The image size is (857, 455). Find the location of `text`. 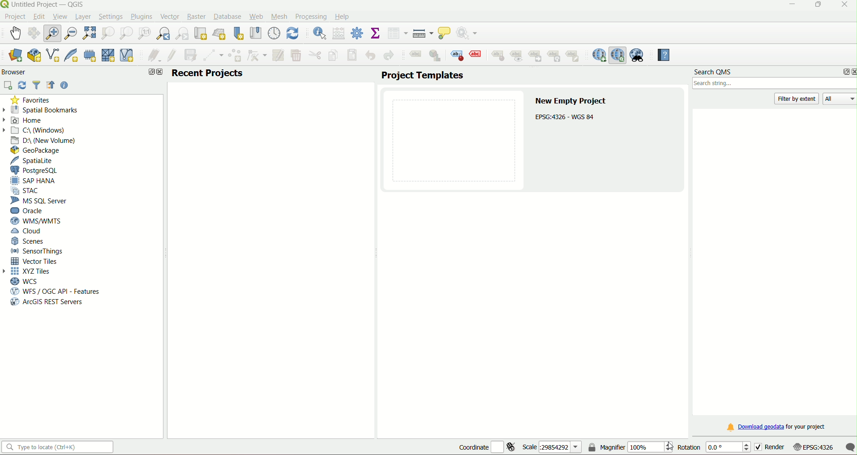

text is located at coordinates (566, 117).